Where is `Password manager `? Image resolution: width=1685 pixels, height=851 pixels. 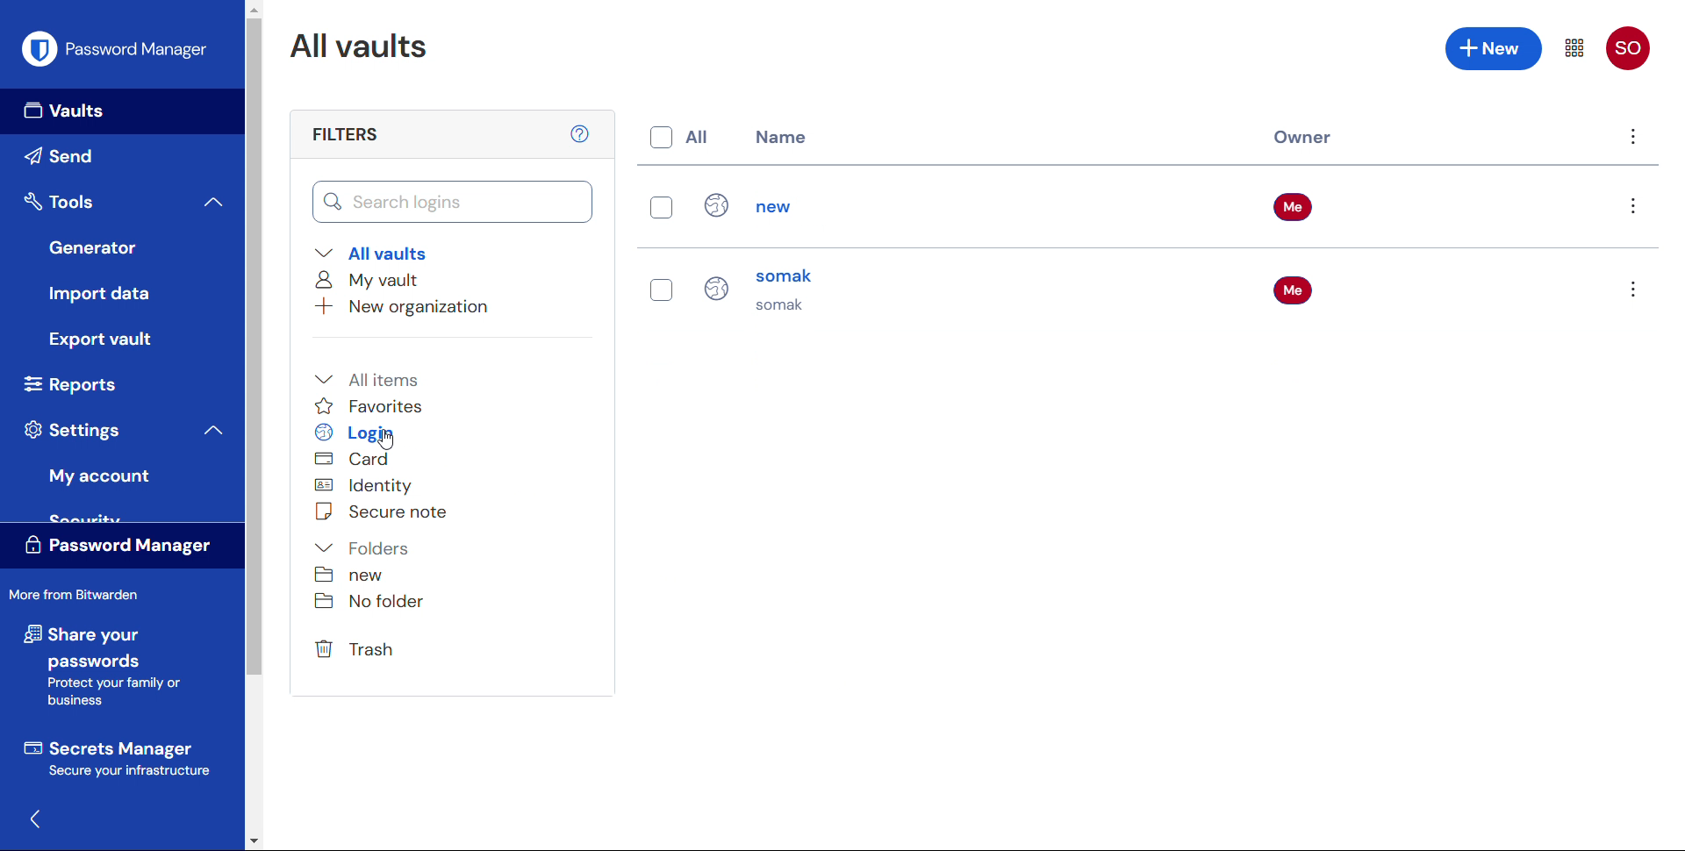 Password manager  is located at coordinates (120, 54).